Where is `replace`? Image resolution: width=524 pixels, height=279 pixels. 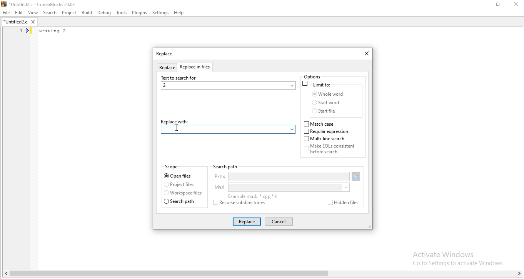
replace is located at coordinates (246, 221).